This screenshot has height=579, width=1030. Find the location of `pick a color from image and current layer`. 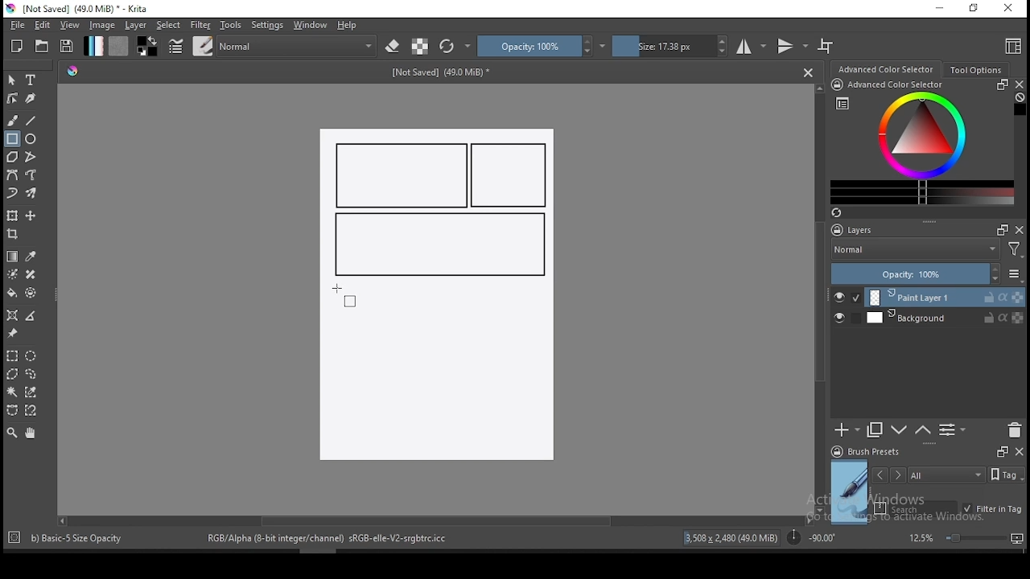

pick a color from image and current layer is located at coordinates (31, 257).